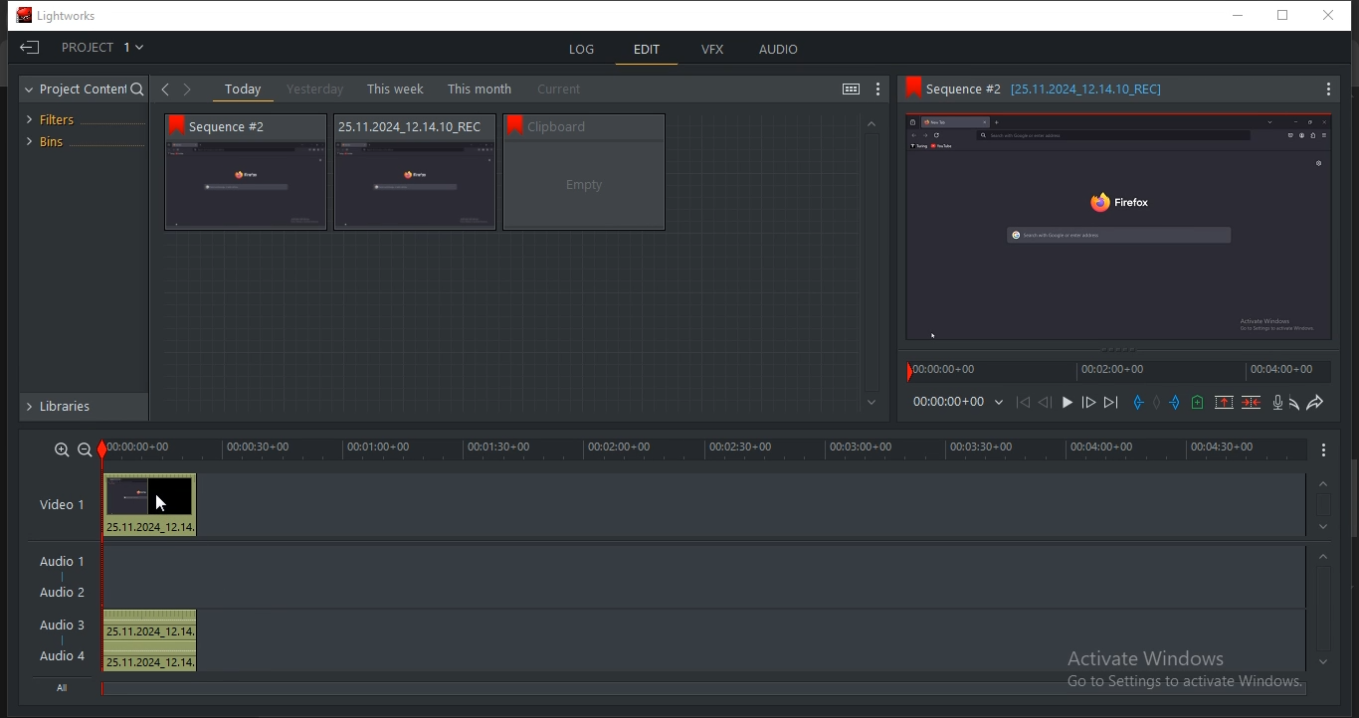 The height and width of the screenshot is (718, 1359). Describe the element at coordinates (1323, 556) in the screenshot. I see `timeline navigation up arrow` at that location.